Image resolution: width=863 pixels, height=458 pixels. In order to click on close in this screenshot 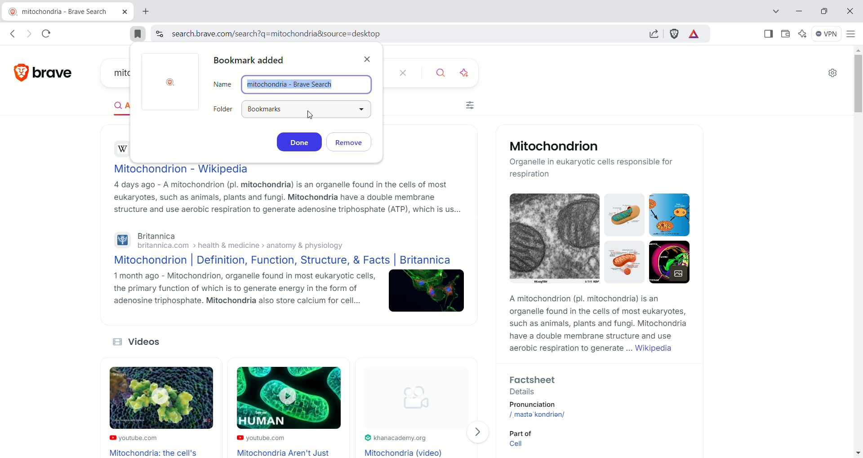, I will do `click(849, 12)`.